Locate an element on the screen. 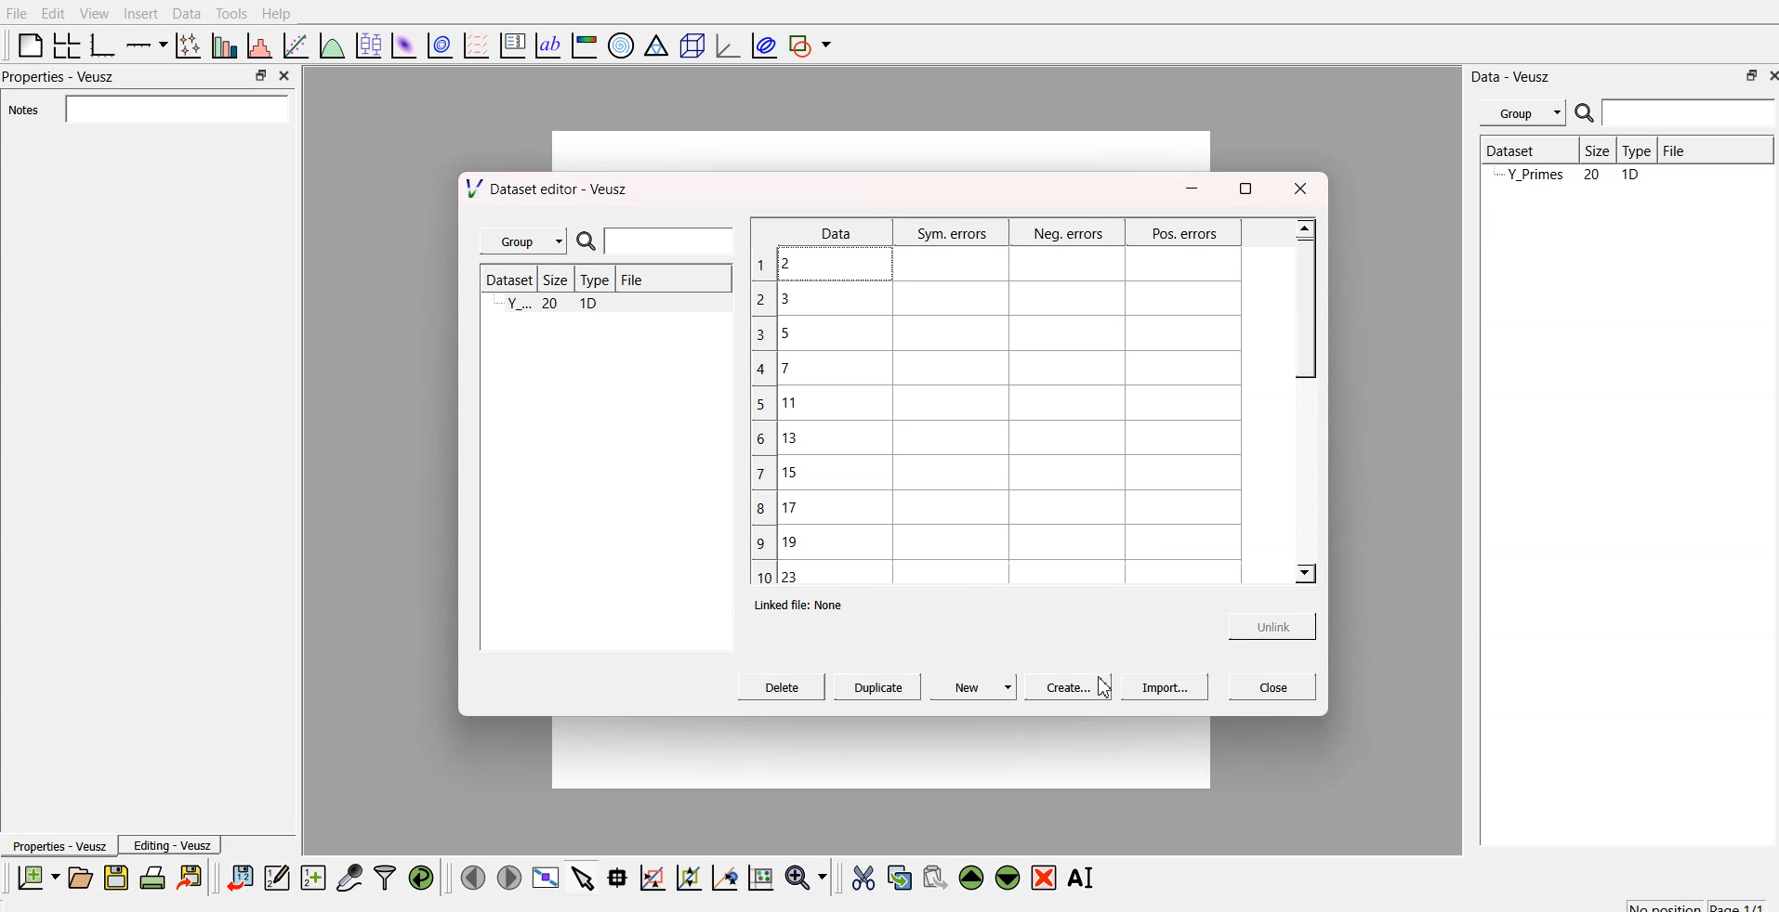 This screenshot has height=912, width=1779. export to graphics format is located at coordinates (193, 877).